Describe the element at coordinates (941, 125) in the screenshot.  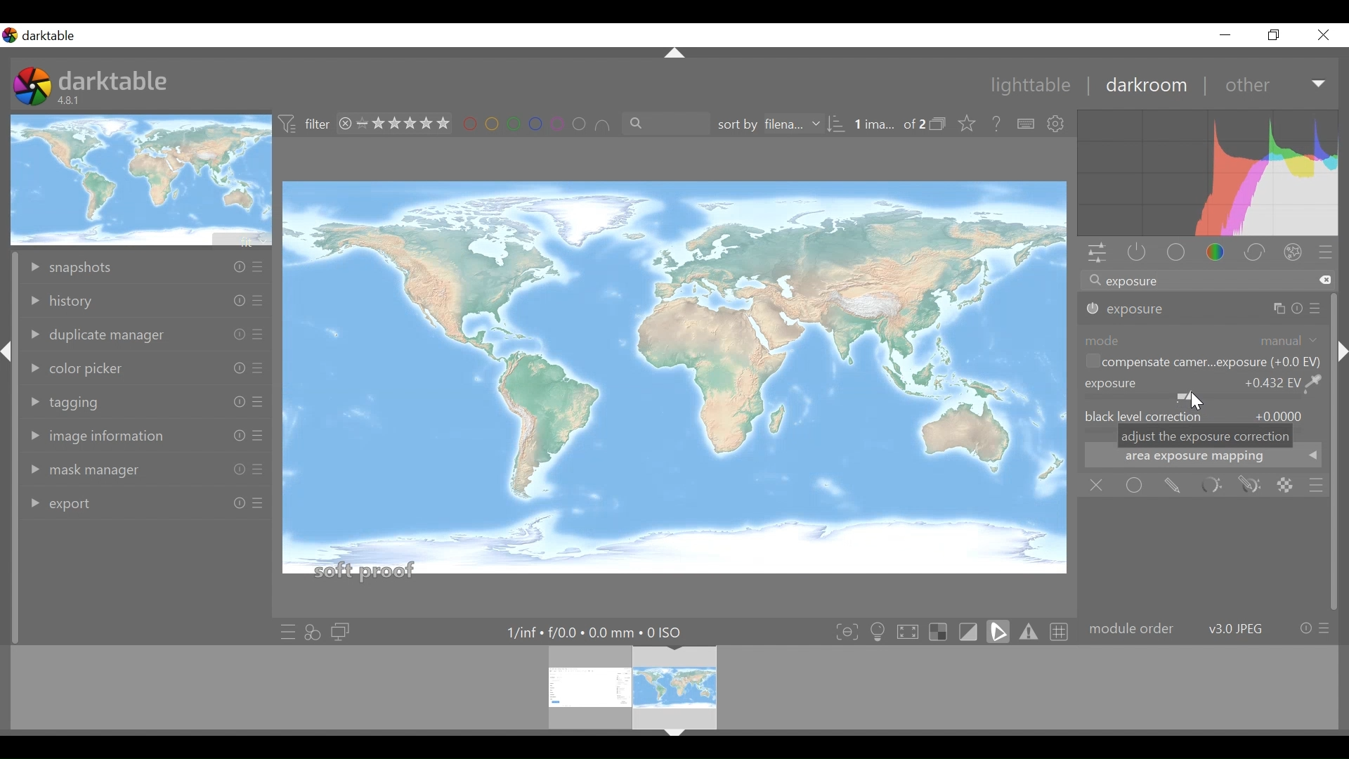
I see `collapse/expand grouped images` at that location.